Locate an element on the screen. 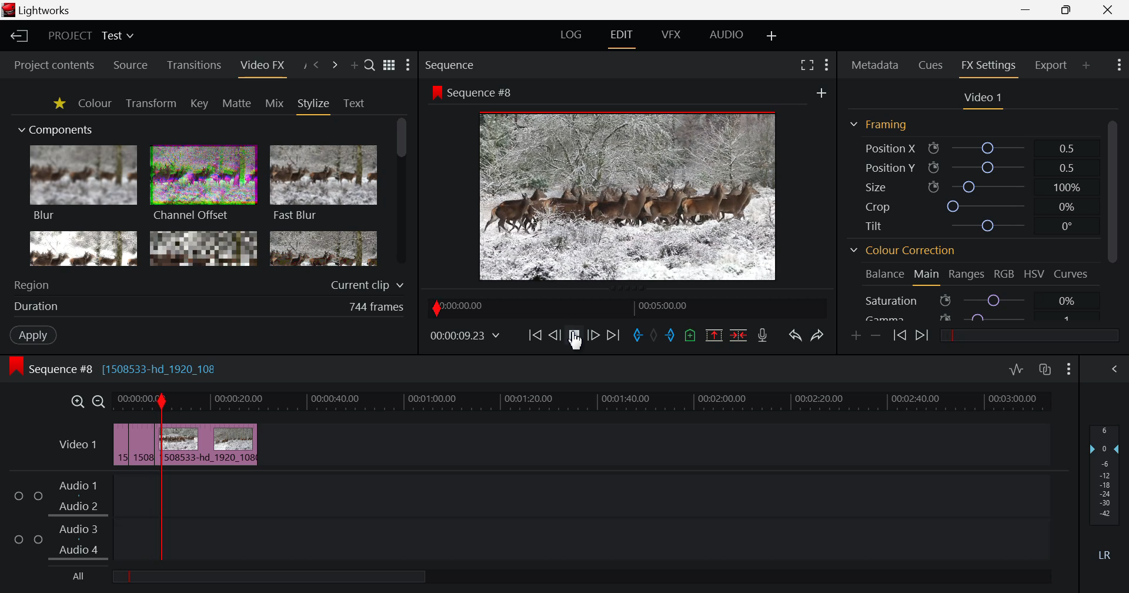 This screenshot has width=1129, height=593. Timeline Zoom In is located at coordinates (76, 402).